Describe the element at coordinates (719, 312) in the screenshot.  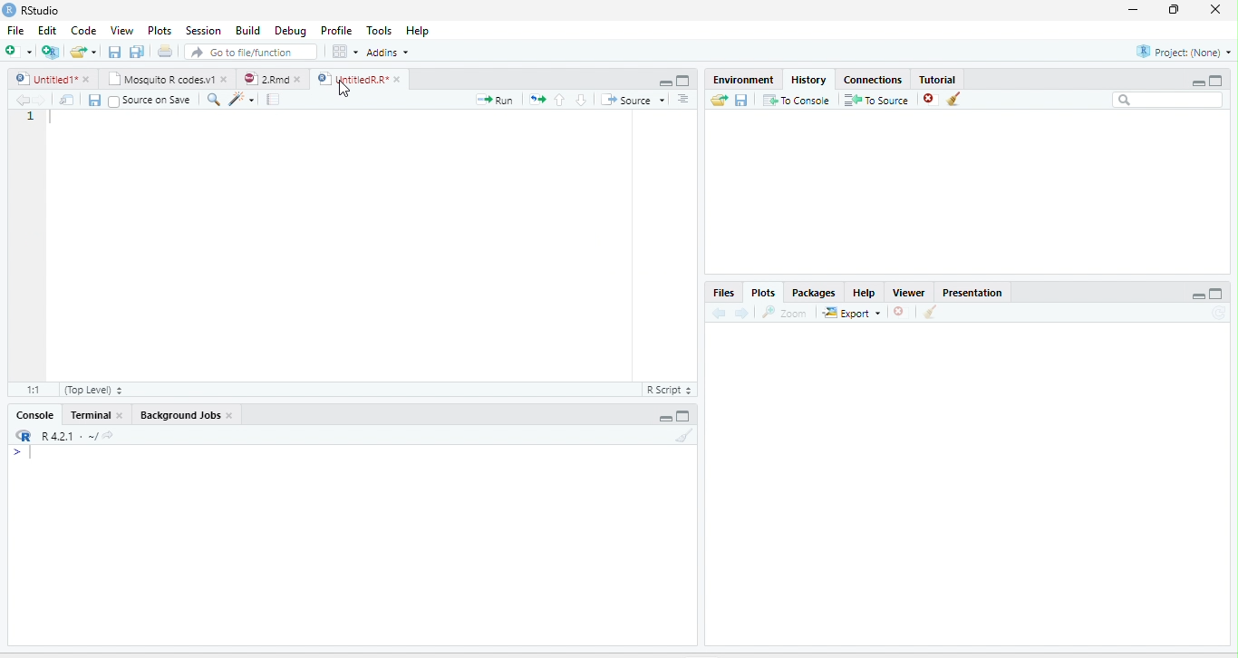
I see `Previous plot` at that location.